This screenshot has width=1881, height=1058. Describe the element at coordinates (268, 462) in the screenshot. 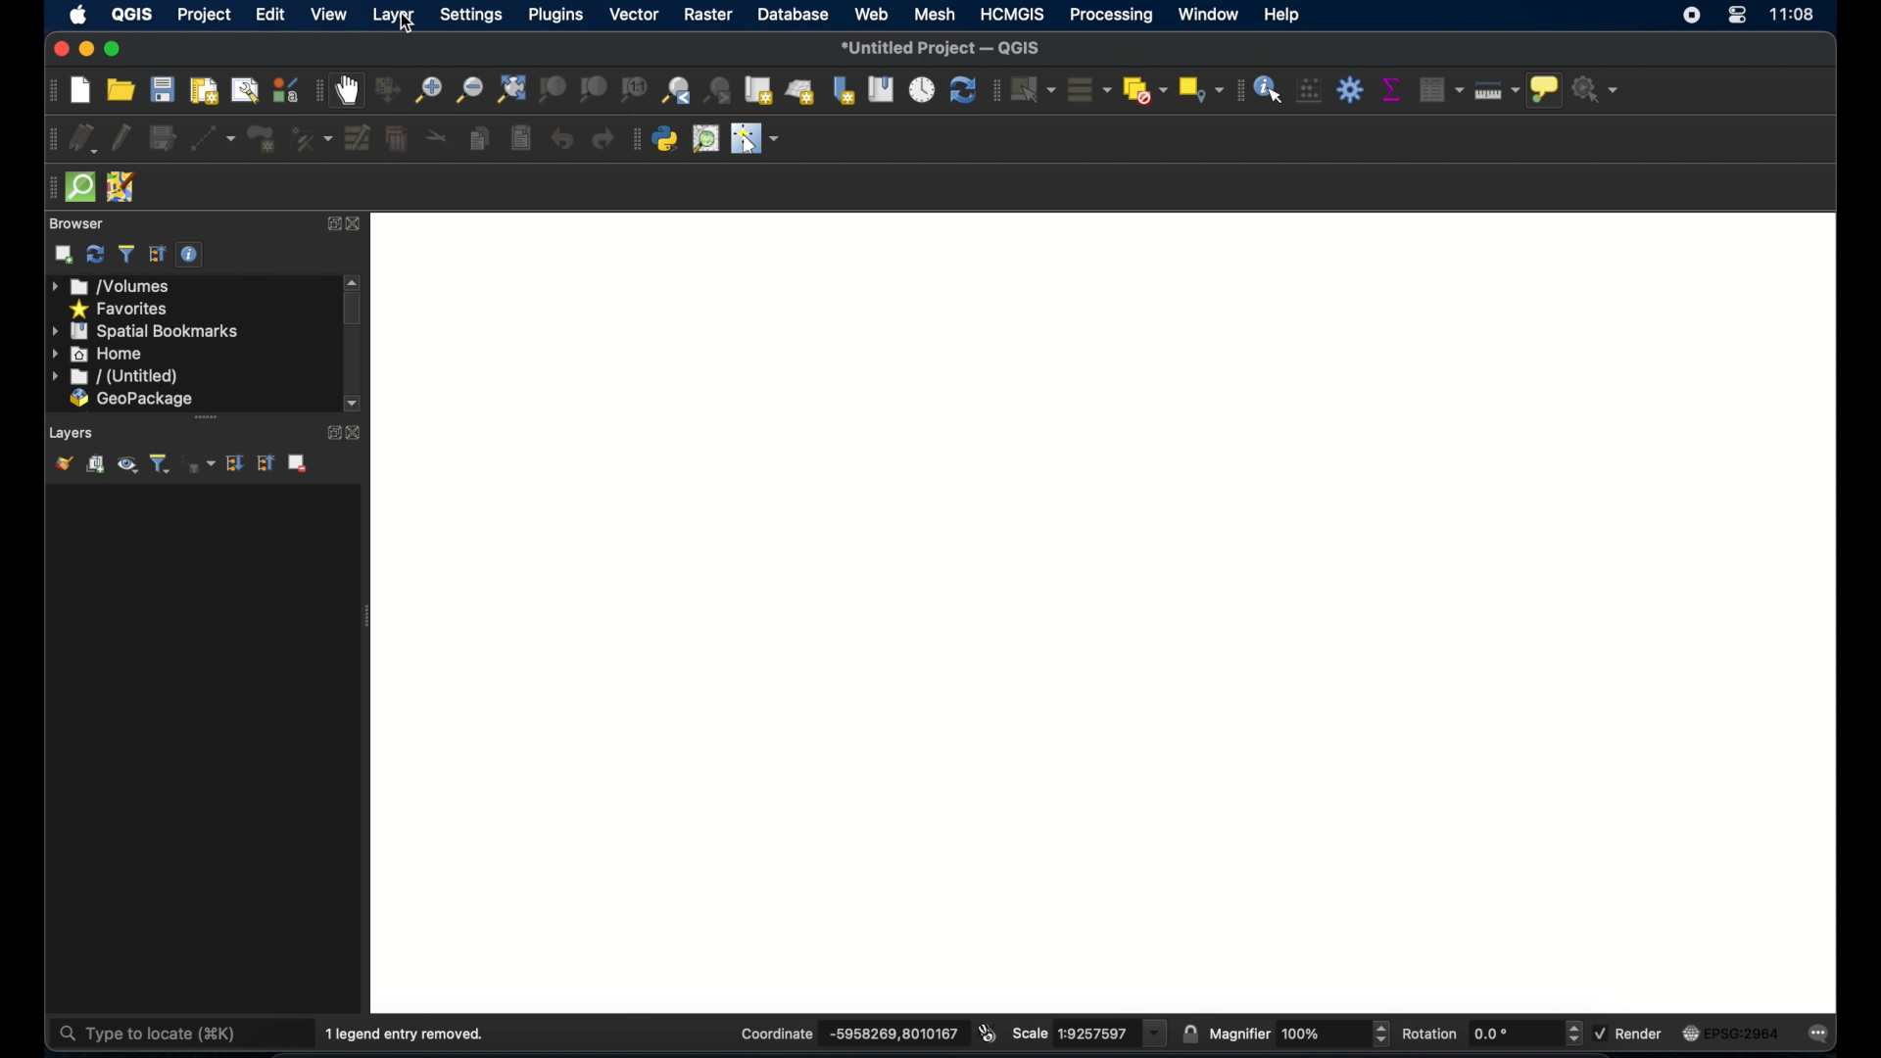

I see `collapse all` at that location.